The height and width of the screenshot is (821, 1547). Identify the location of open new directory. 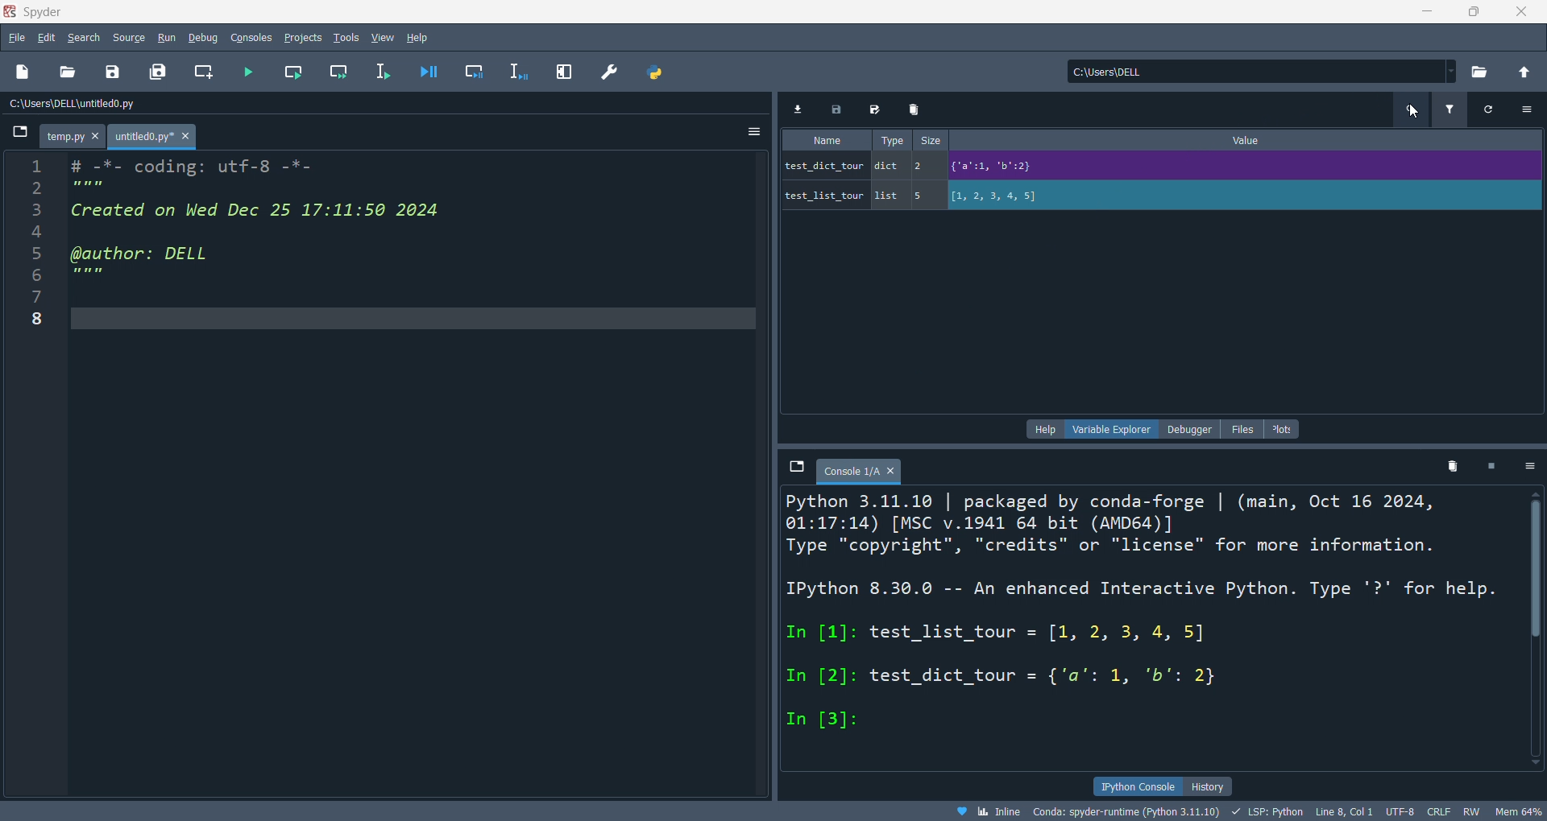
(1471, 71).